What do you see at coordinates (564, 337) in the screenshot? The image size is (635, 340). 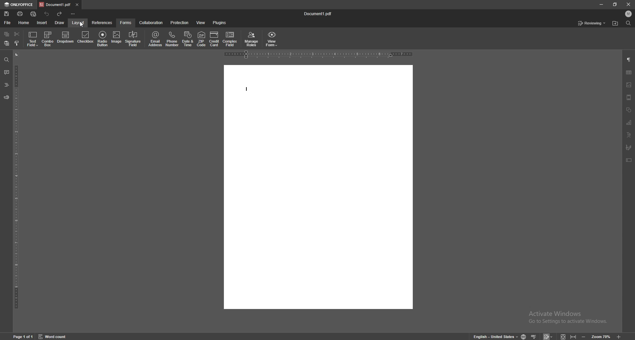 I see `fit to screen` at bounding box center [564, 337].